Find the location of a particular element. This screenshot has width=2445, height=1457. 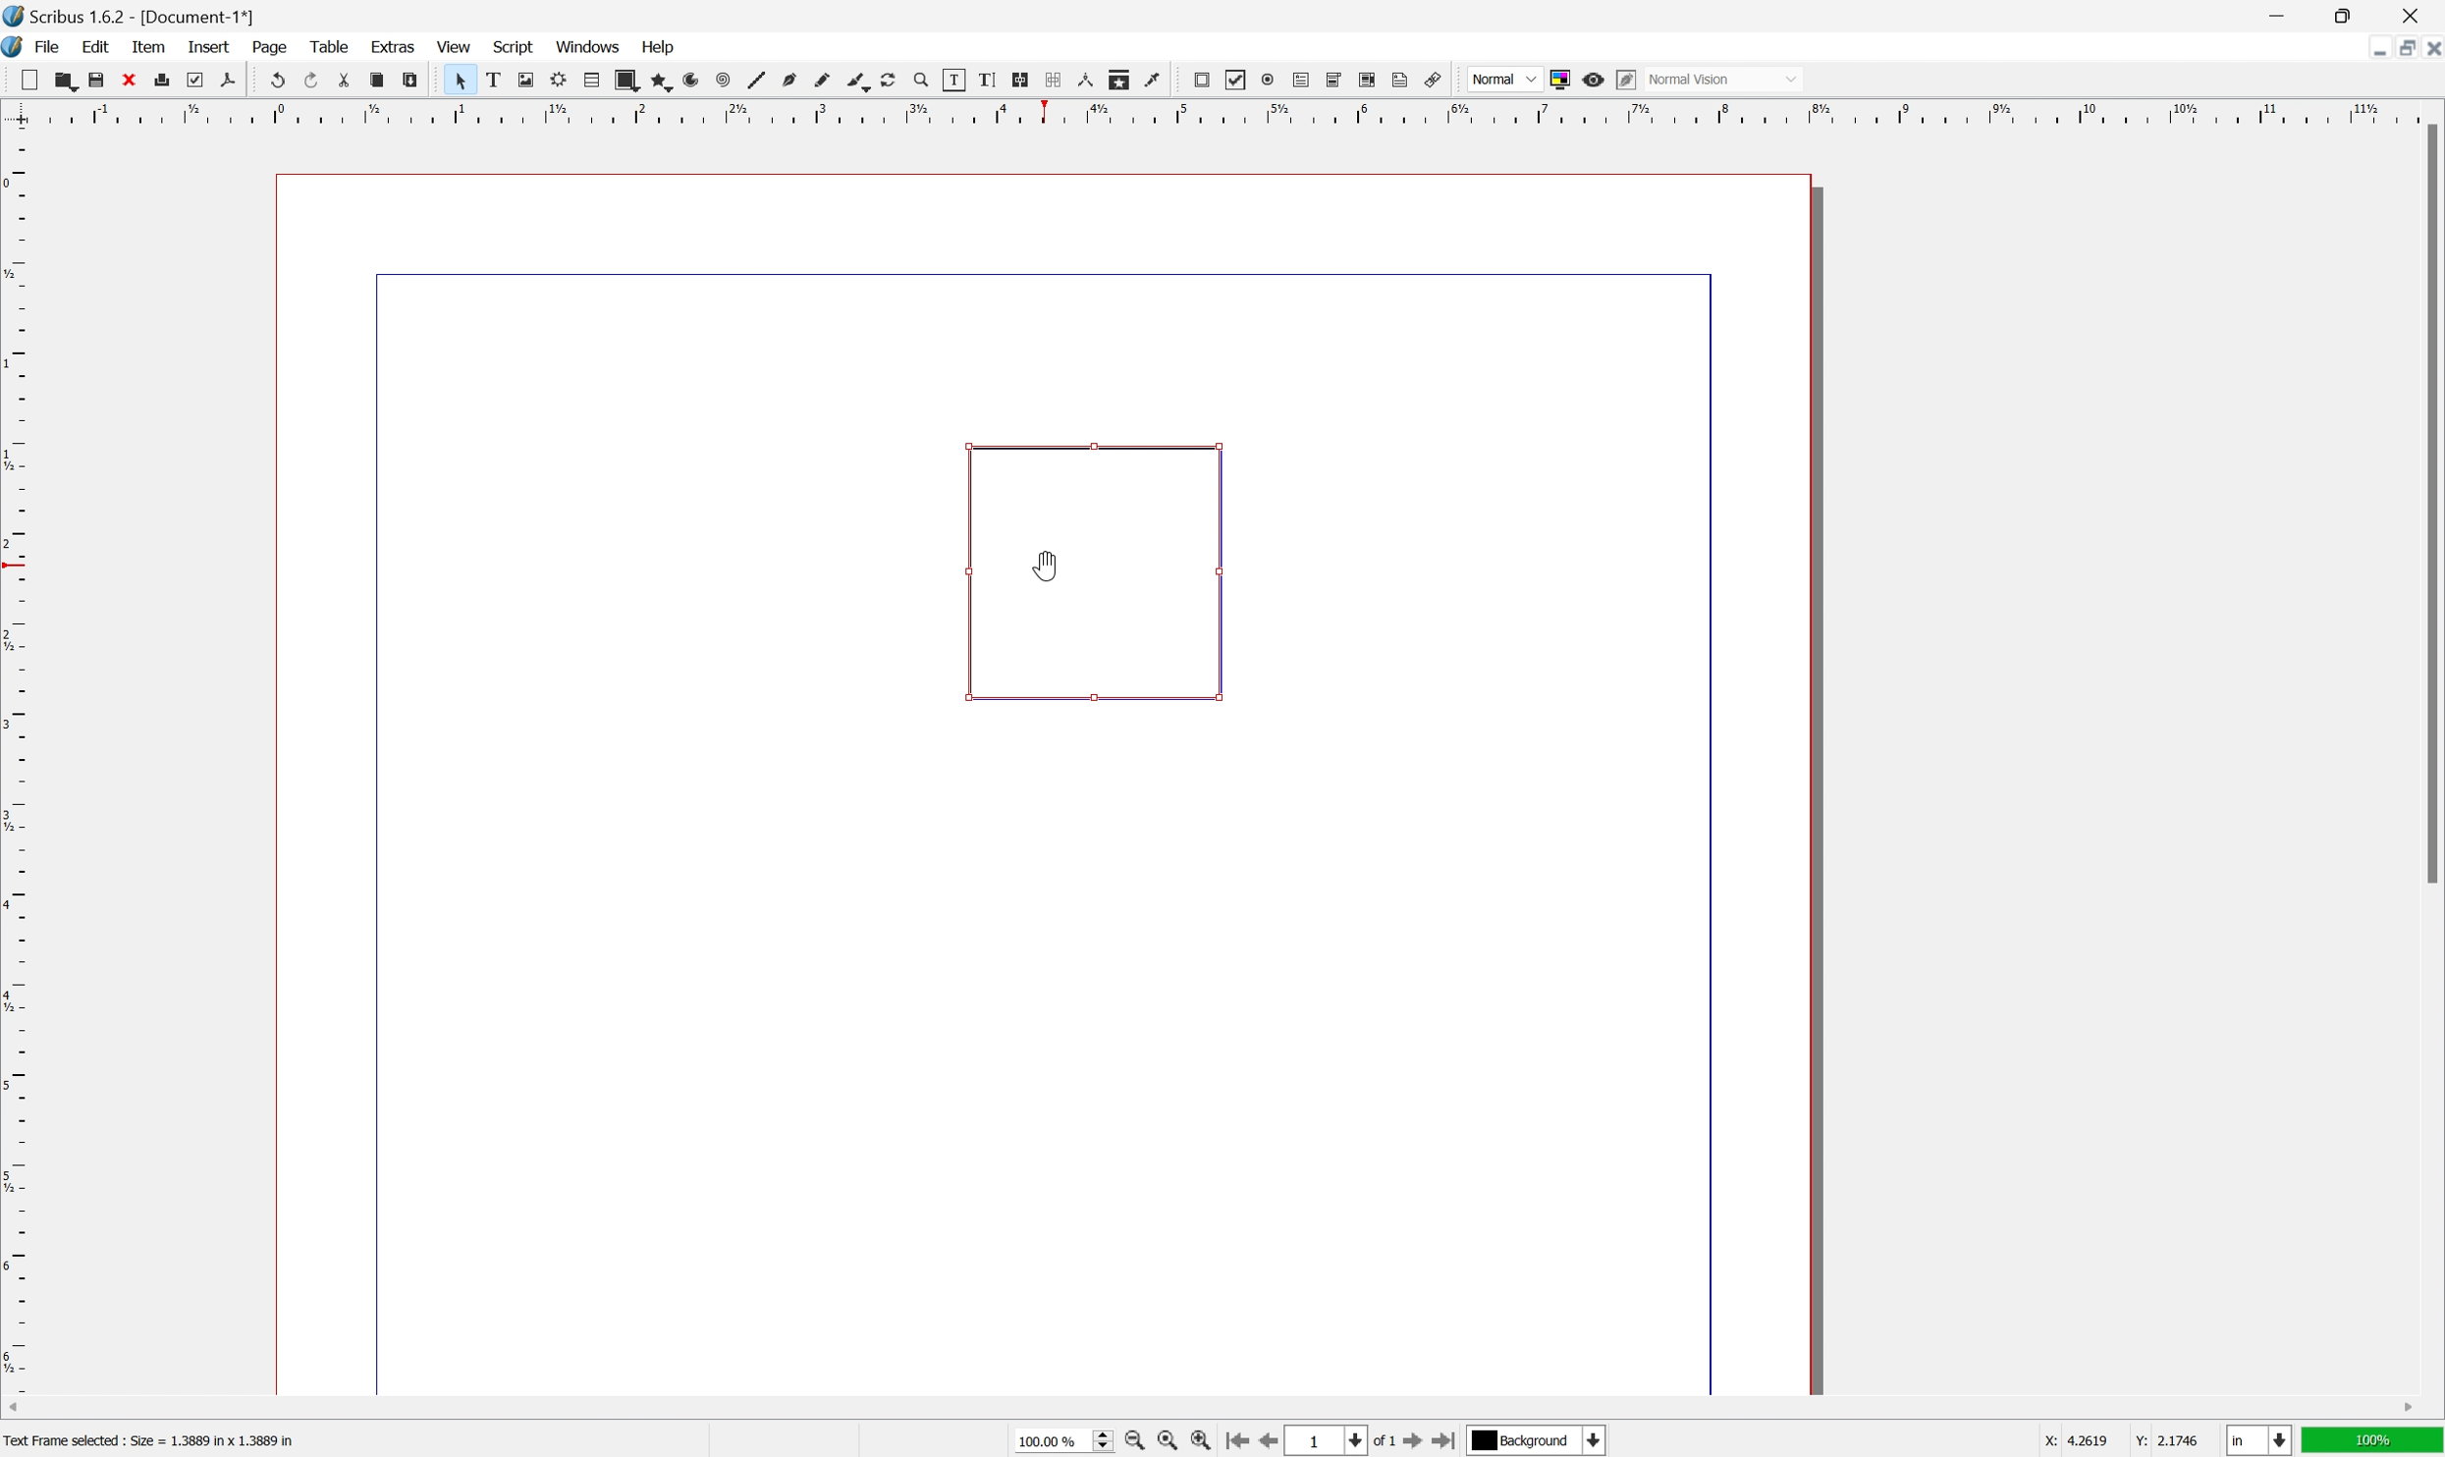

insert is located at coordinates (210, 47).